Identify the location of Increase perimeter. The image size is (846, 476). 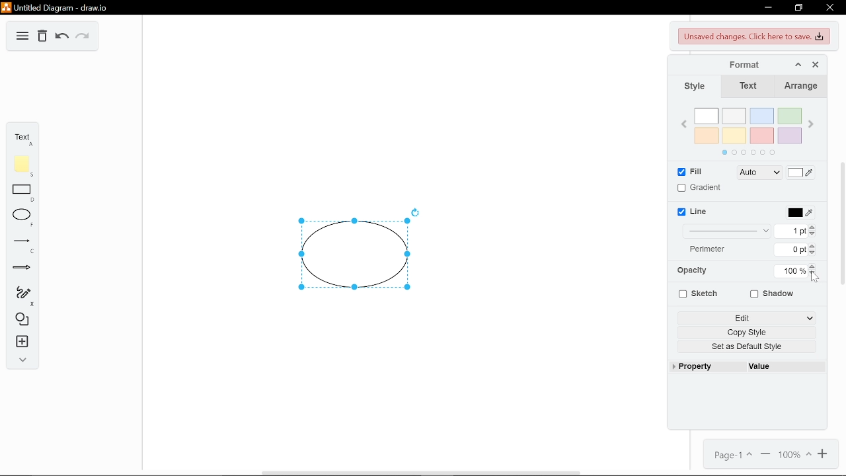
(813, 246).